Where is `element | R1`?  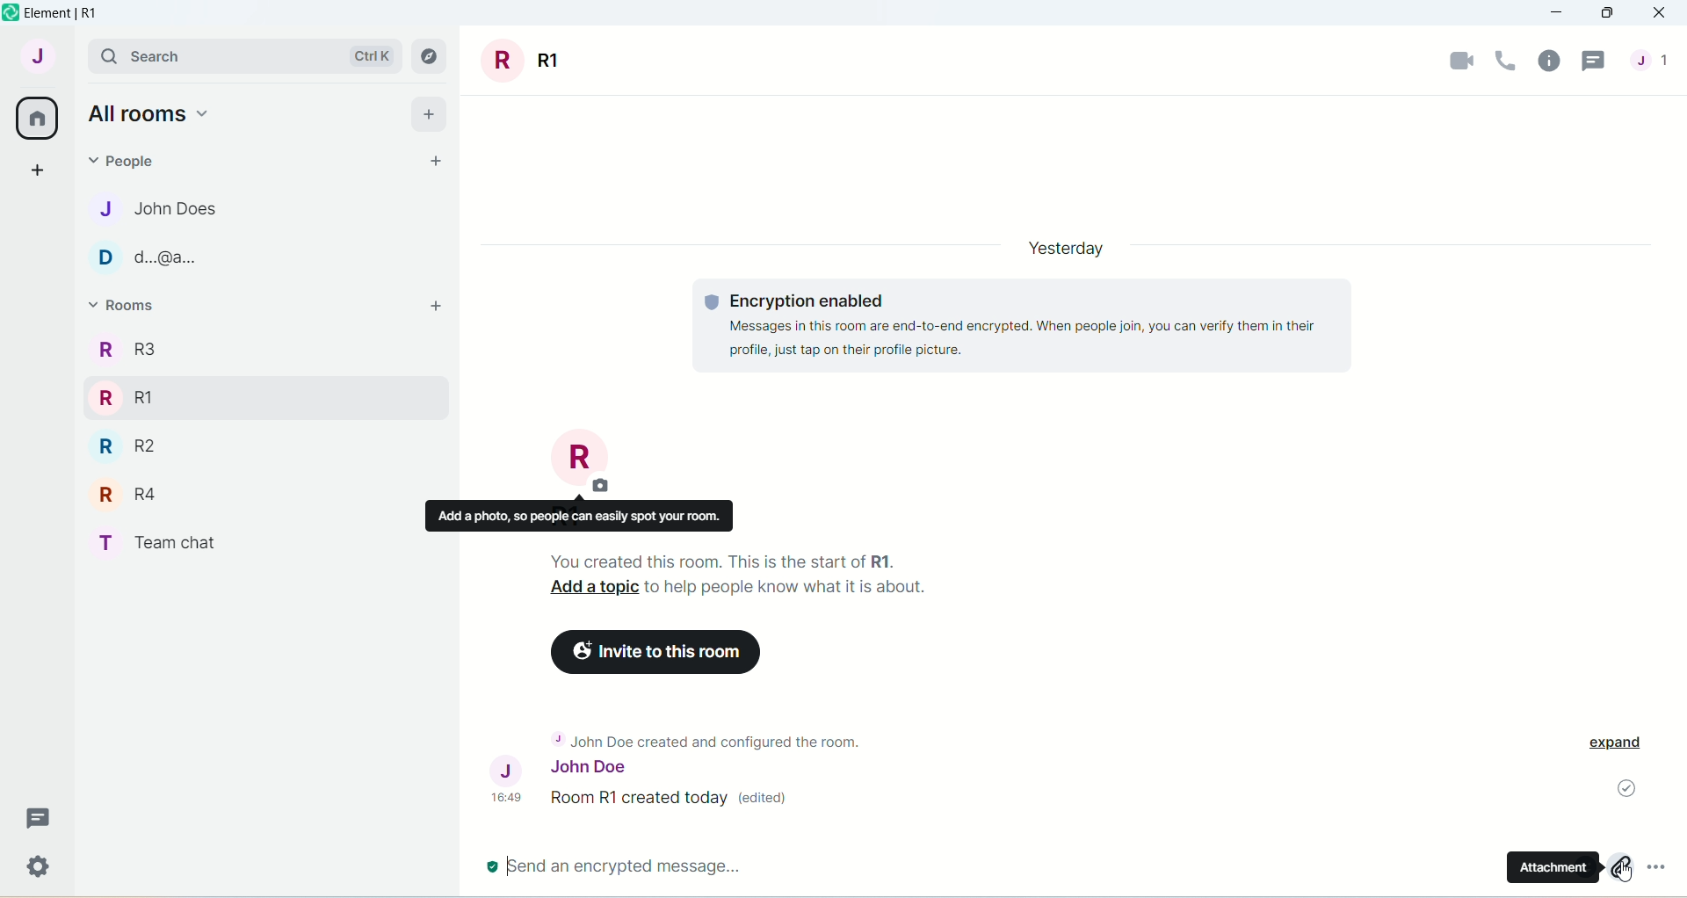
element | R1 is located at coordinates (81, 13).